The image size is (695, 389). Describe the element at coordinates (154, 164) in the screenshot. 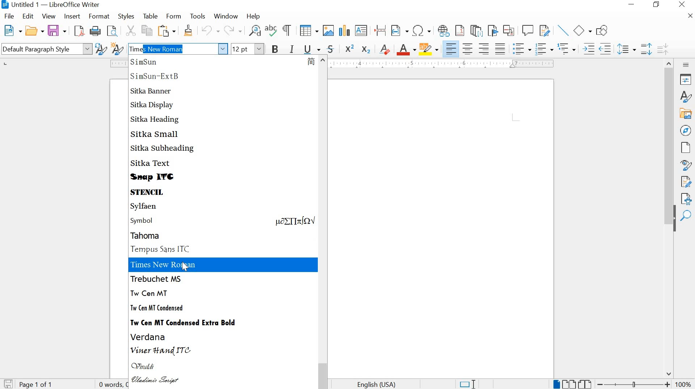

I see `SITKA TEXT` at that location.